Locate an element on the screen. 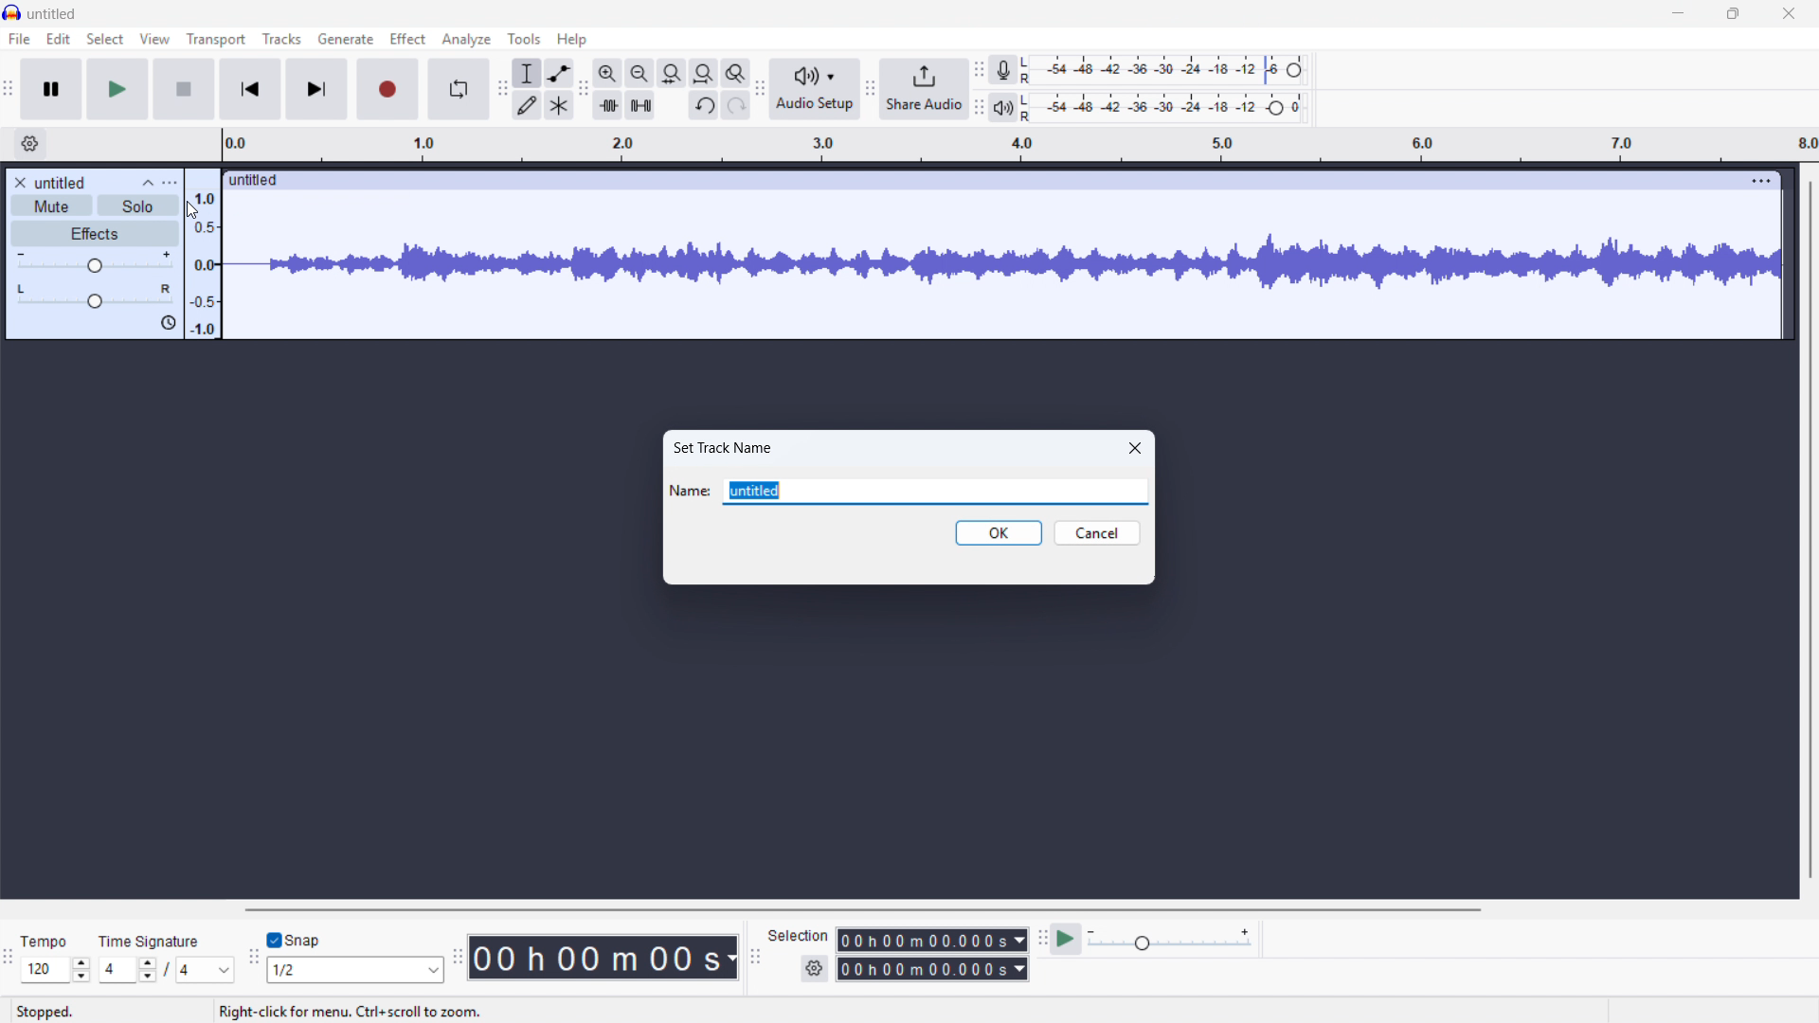 This screenshot has height=1023, width=1819. Edit toolbar  is located at coordinates (584, 90).